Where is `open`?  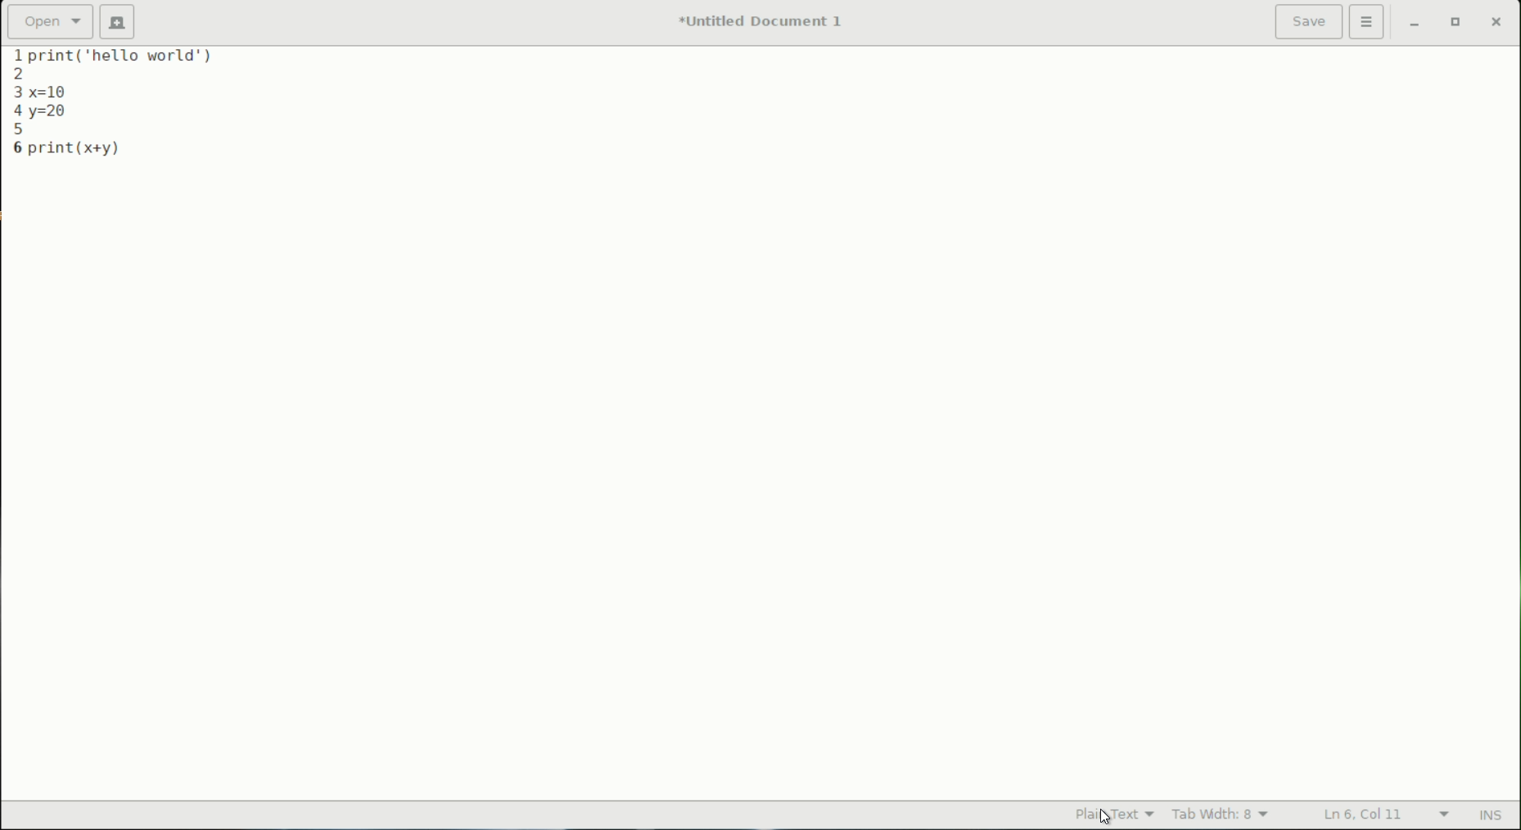 open is located at coordinates (51, 20).